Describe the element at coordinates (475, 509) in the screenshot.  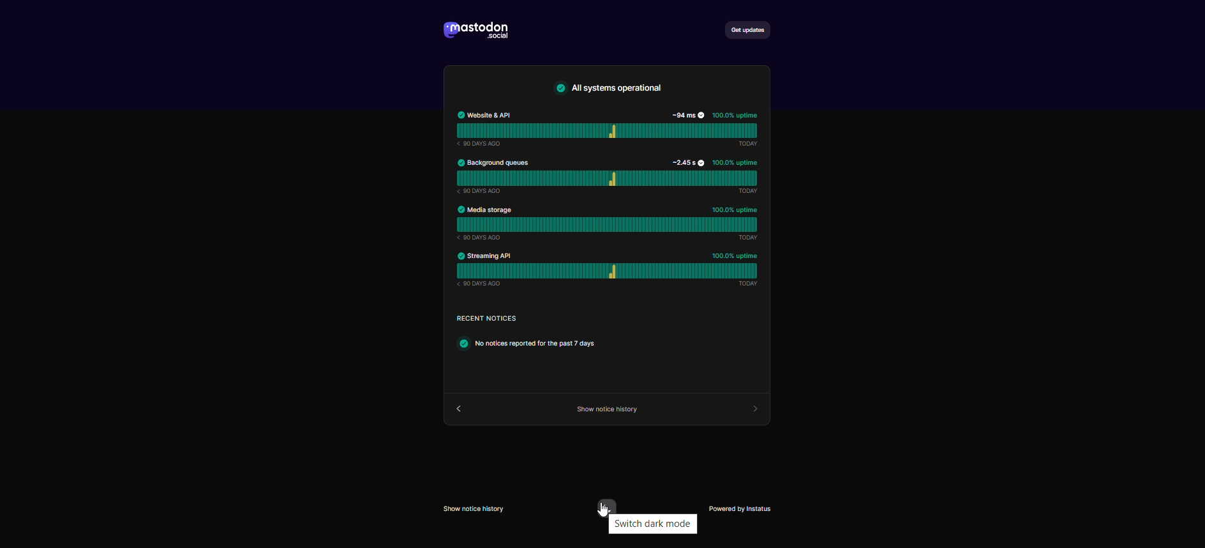
I see `show service history` at that location.